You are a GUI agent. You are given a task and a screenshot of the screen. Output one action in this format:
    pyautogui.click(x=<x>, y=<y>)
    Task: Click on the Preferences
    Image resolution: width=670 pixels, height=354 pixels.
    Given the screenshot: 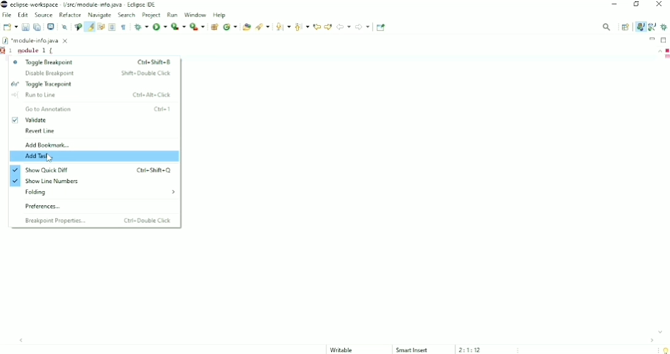 What is the action you would take?
    pyautogui.click(x=47, y=206)
    